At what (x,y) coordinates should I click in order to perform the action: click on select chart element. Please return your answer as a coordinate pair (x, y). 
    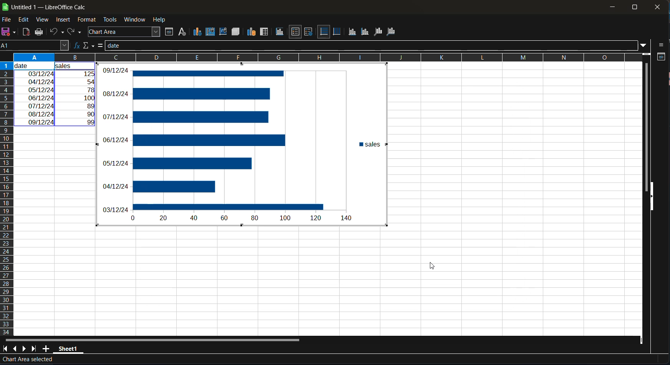
    Looking at the image, I should click on (126, 32).